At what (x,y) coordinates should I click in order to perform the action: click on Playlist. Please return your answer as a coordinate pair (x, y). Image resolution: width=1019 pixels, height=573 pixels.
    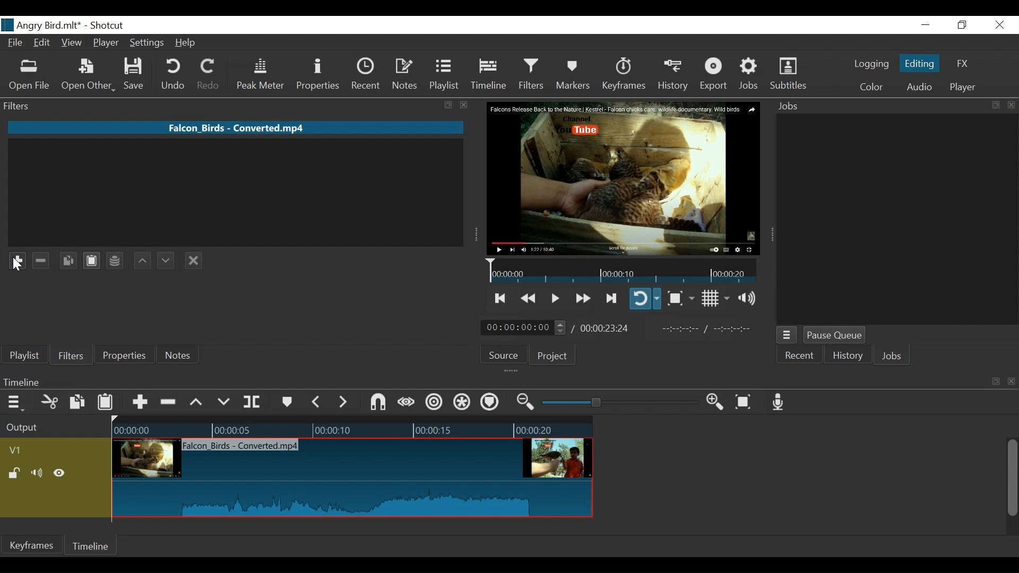
    Looking at the image, I should click on (25, 355).